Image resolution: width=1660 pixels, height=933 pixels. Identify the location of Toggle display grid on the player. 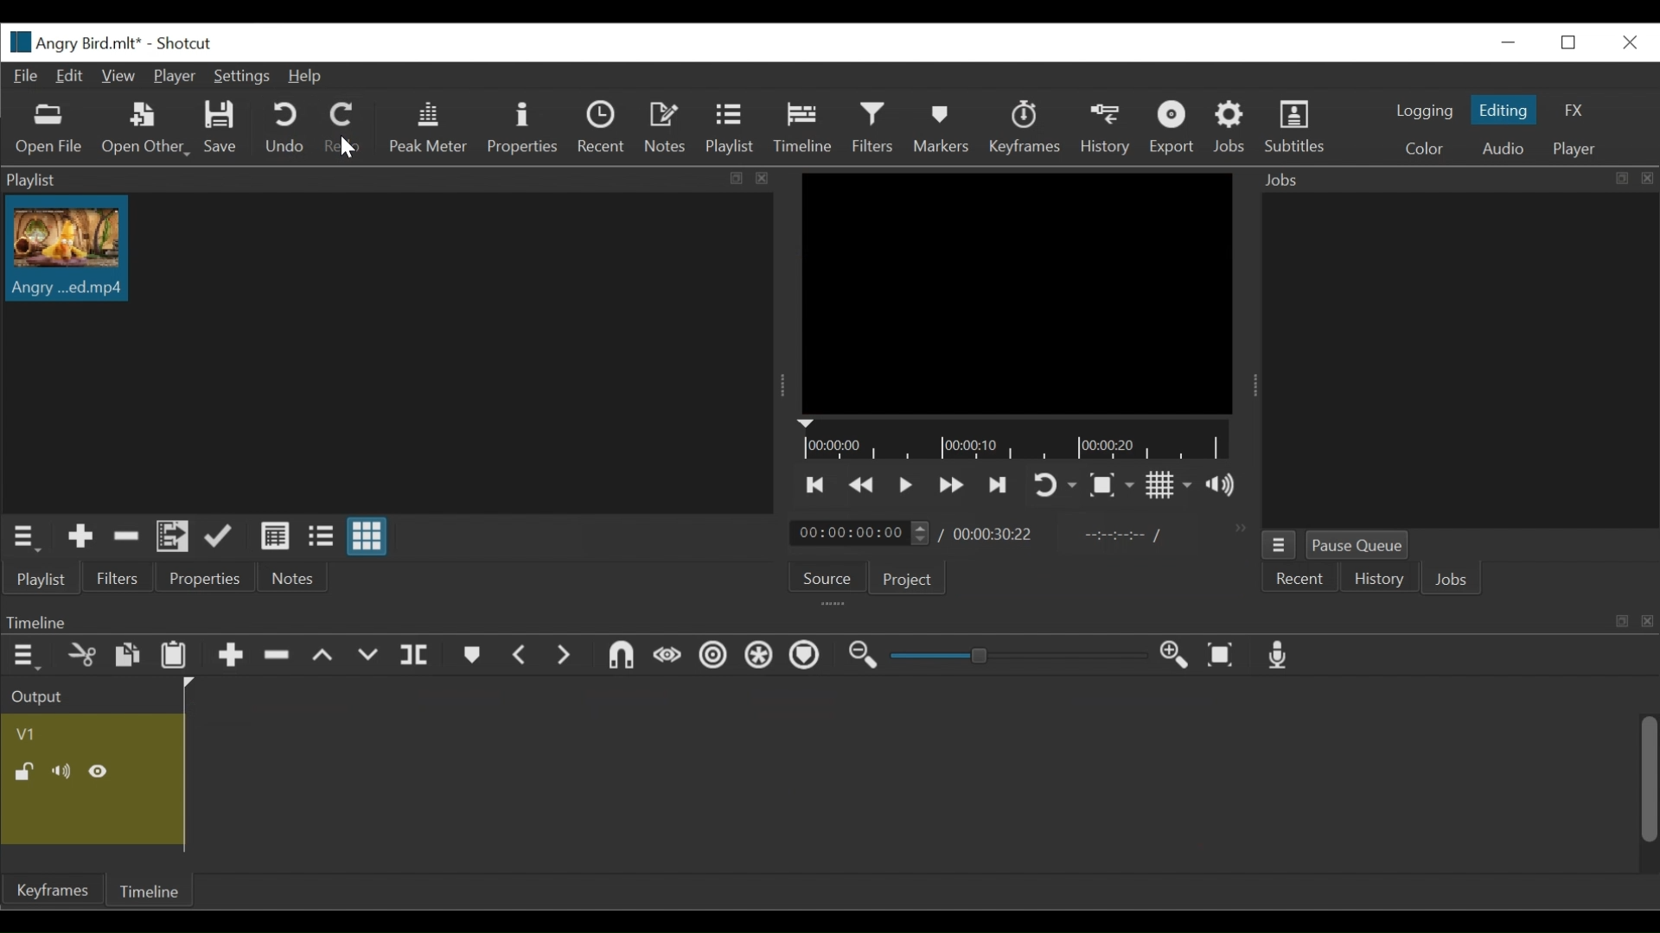
(1169, 484).